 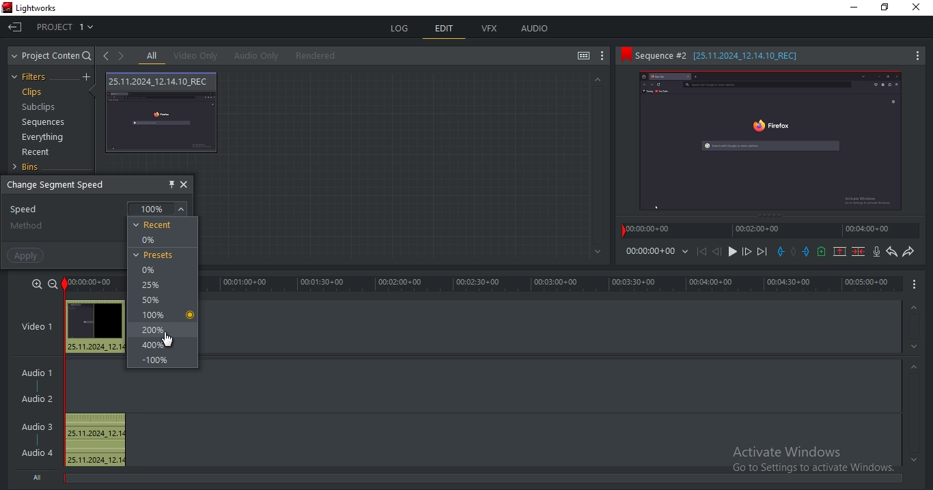 What do you see at coordinates (876, 253) in the screenshot?
I see `record audio` at bounding box center [876, 253].